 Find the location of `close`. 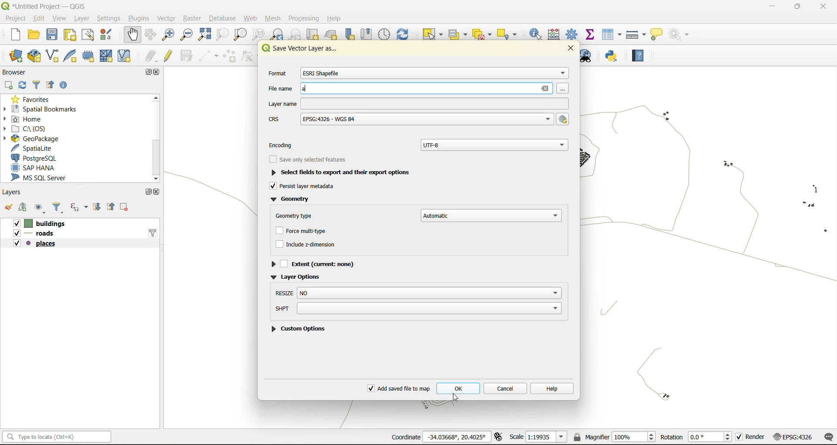

close is located at coordinates (821, 7).